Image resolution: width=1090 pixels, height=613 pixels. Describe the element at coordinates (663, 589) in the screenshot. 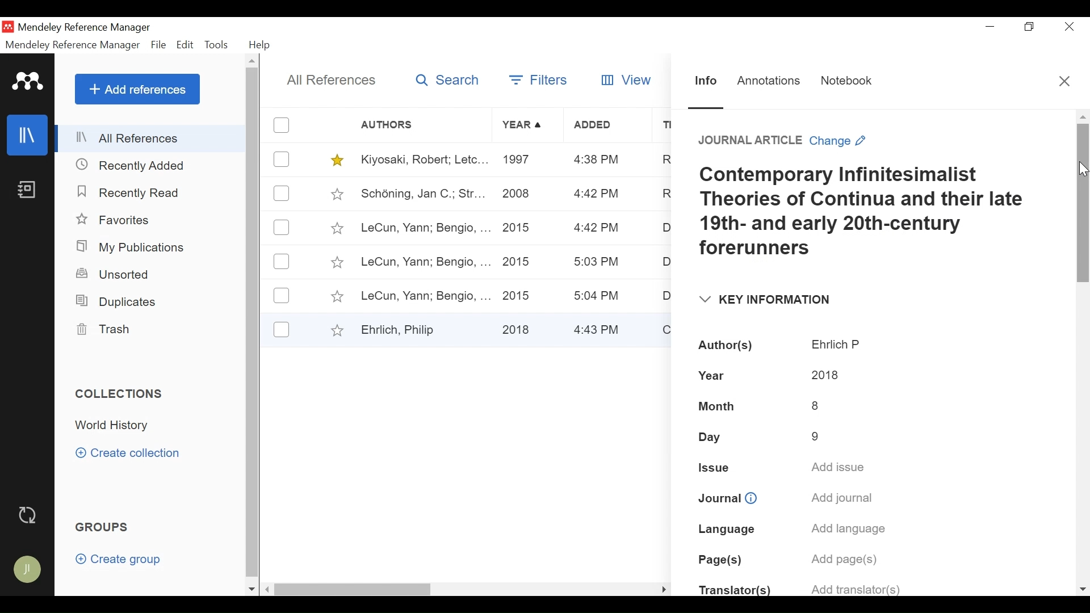

I see `scroll right` at that location.